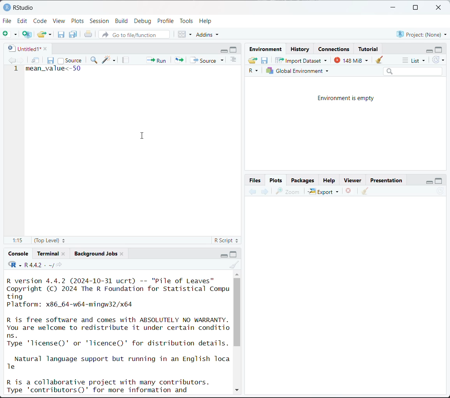  Describe the element at coordinates (178, 60) in the screenshot. I see `re-run` at that location.